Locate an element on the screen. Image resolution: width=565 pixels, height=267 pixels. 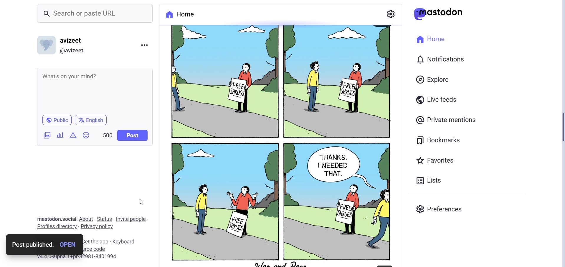
Invite People is located at coordinates (133, 220).